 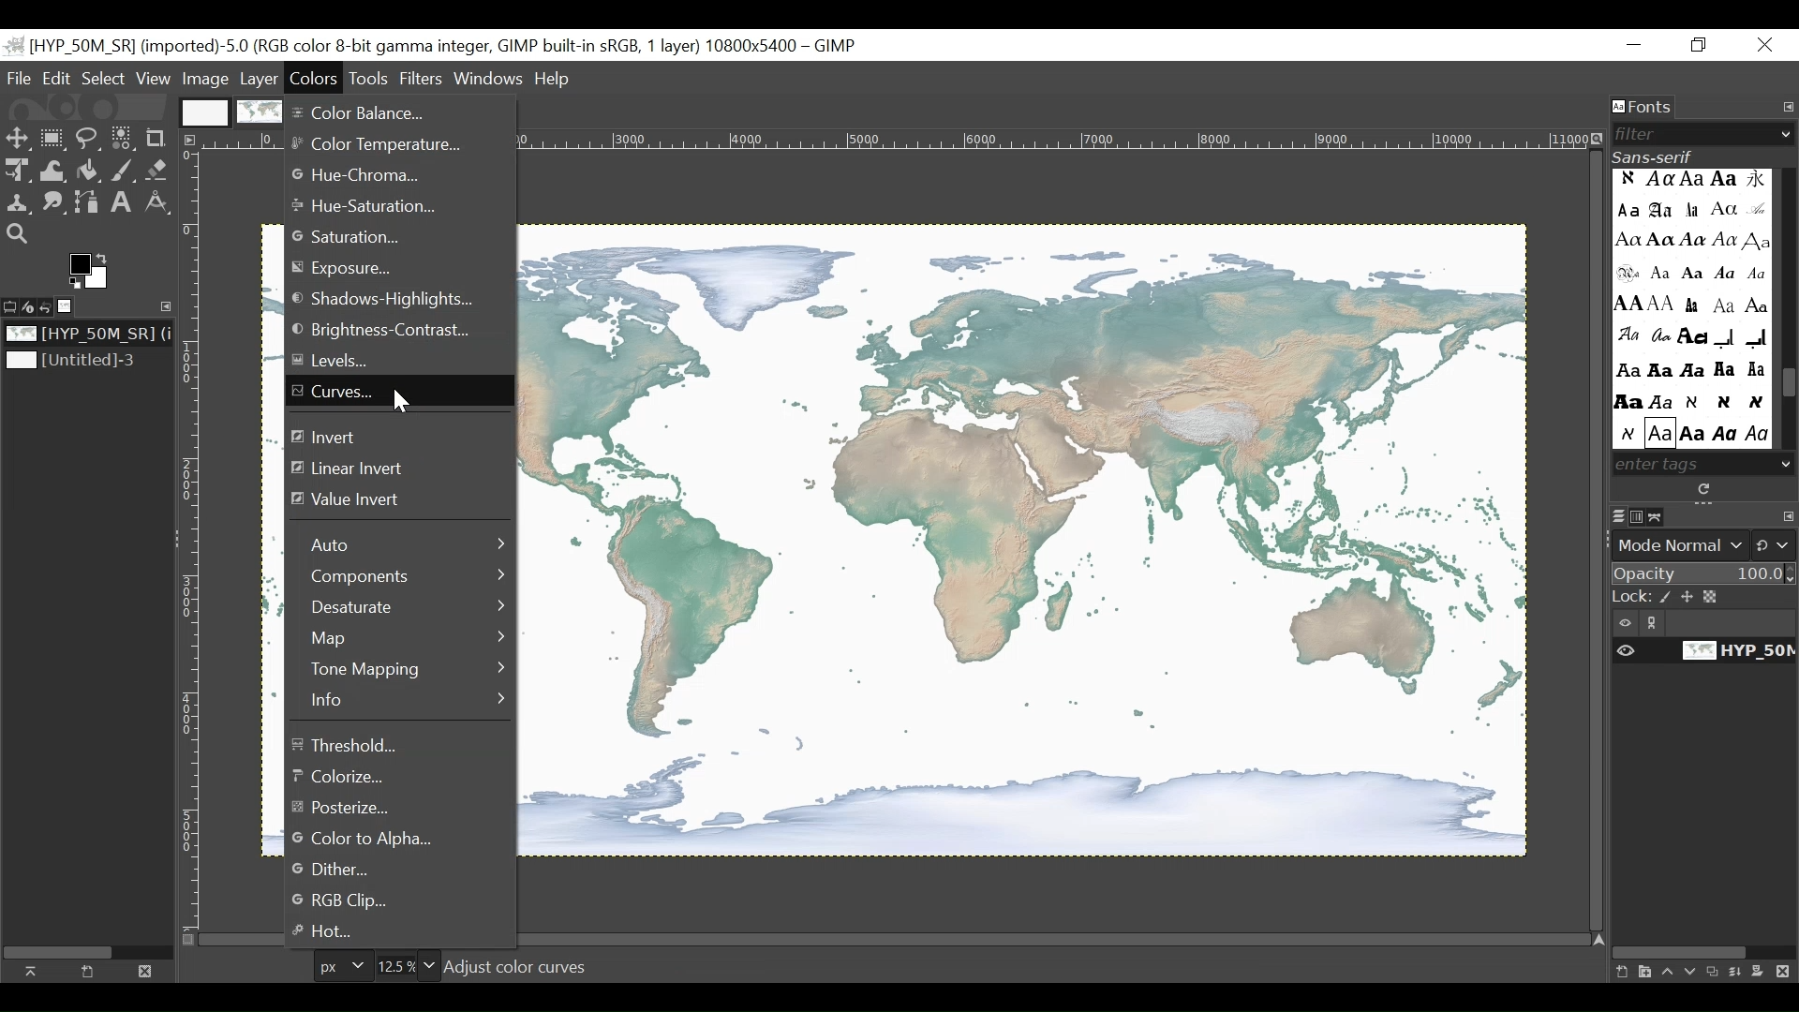 I want to click on Auto, so click(x=401, y=543).